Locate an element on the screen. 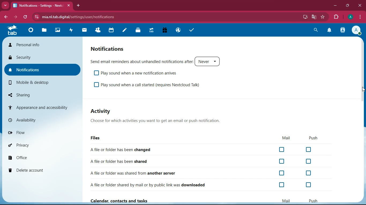  Calendar. contacts and tasks is located at coordinates (128, 201).